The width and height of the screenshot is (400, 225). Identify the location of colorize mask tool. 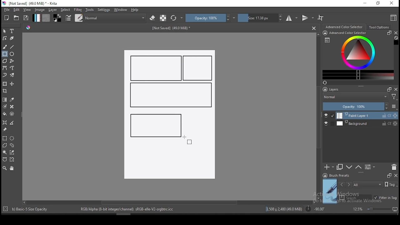
(5, 107).